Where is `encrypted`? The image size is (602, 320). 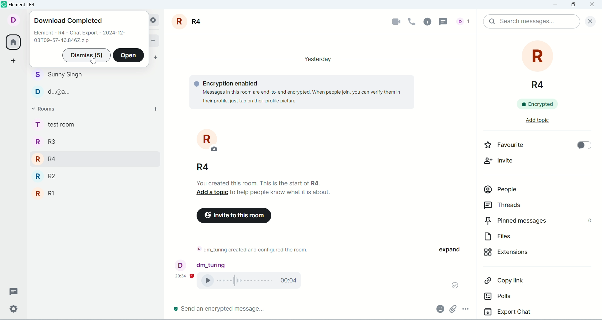 encrypted is located at coordinates (542, 106).